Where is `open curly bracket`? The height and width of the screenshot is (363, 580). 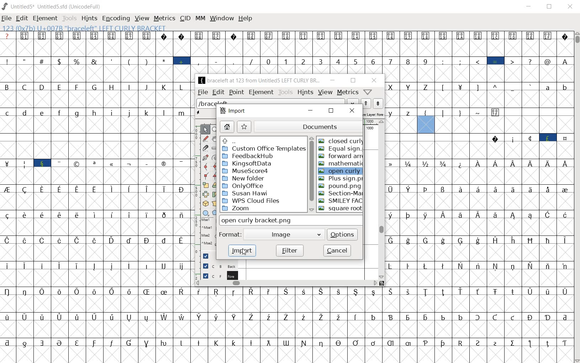
open curly bracket is located at coordinates (262, 220).